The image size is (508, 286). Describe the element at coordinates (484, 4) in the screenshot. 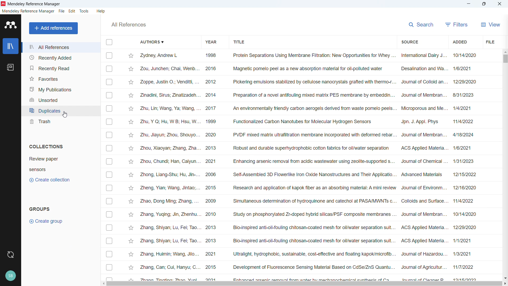

I see `Maximise ` at that location.